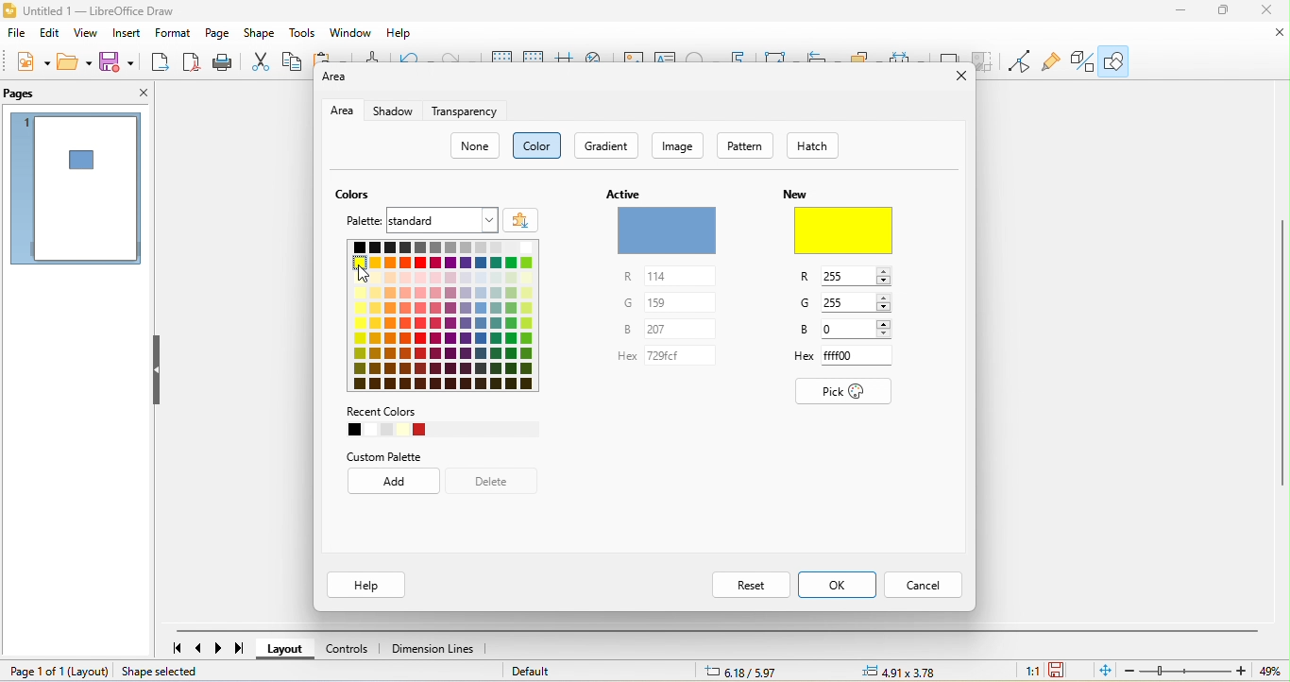  What do you see at coordinates (192, 64) in the screenshot?
I see `export direct as pdf` at bounding box center [192, 64].